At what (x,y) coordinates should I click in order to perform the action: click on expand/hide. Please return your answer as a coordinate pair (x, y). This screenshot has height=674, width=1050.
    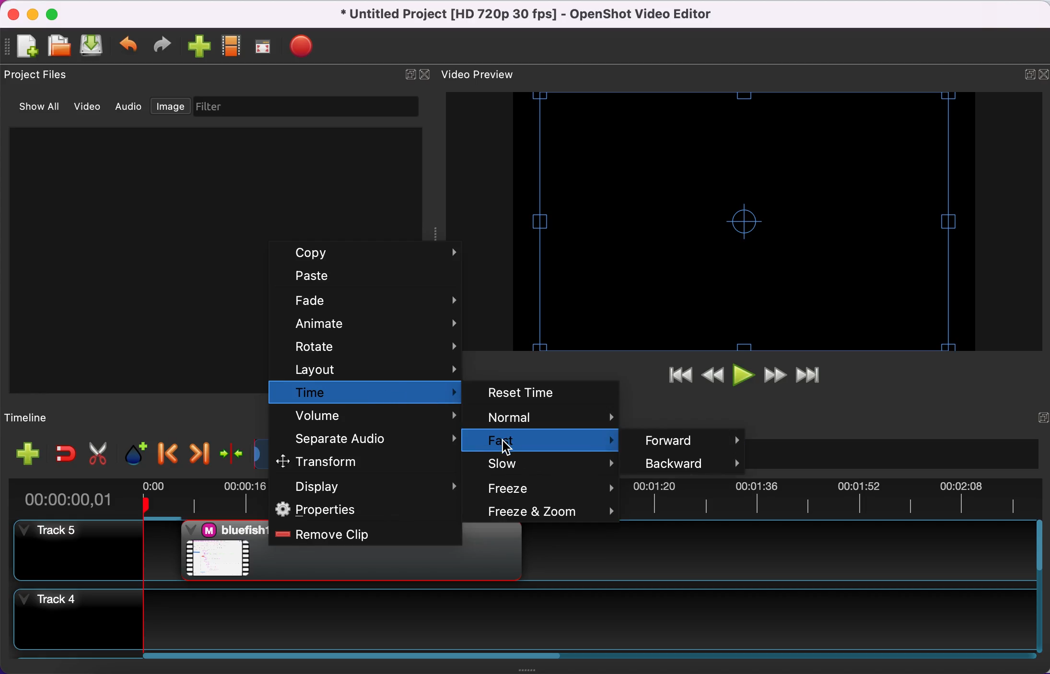
    Looking at the image, I should click on (410, 78).